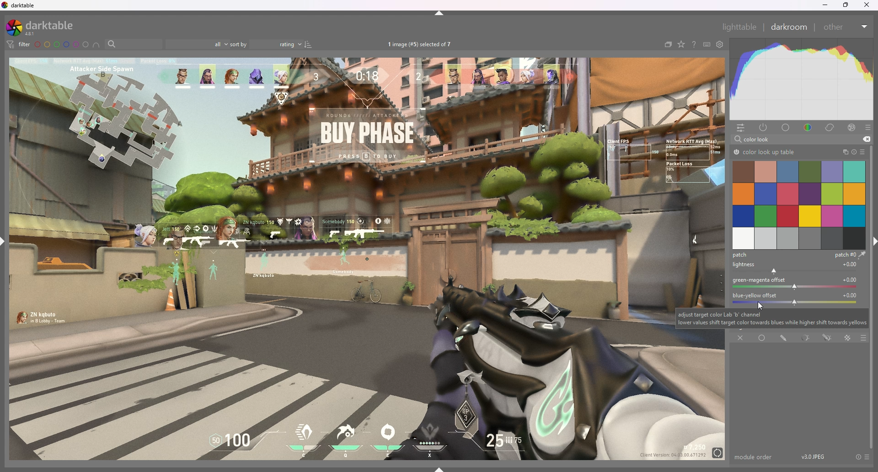  Describe the element at coordinates (867, 456) in the screenshot. I see `presets` at that location.